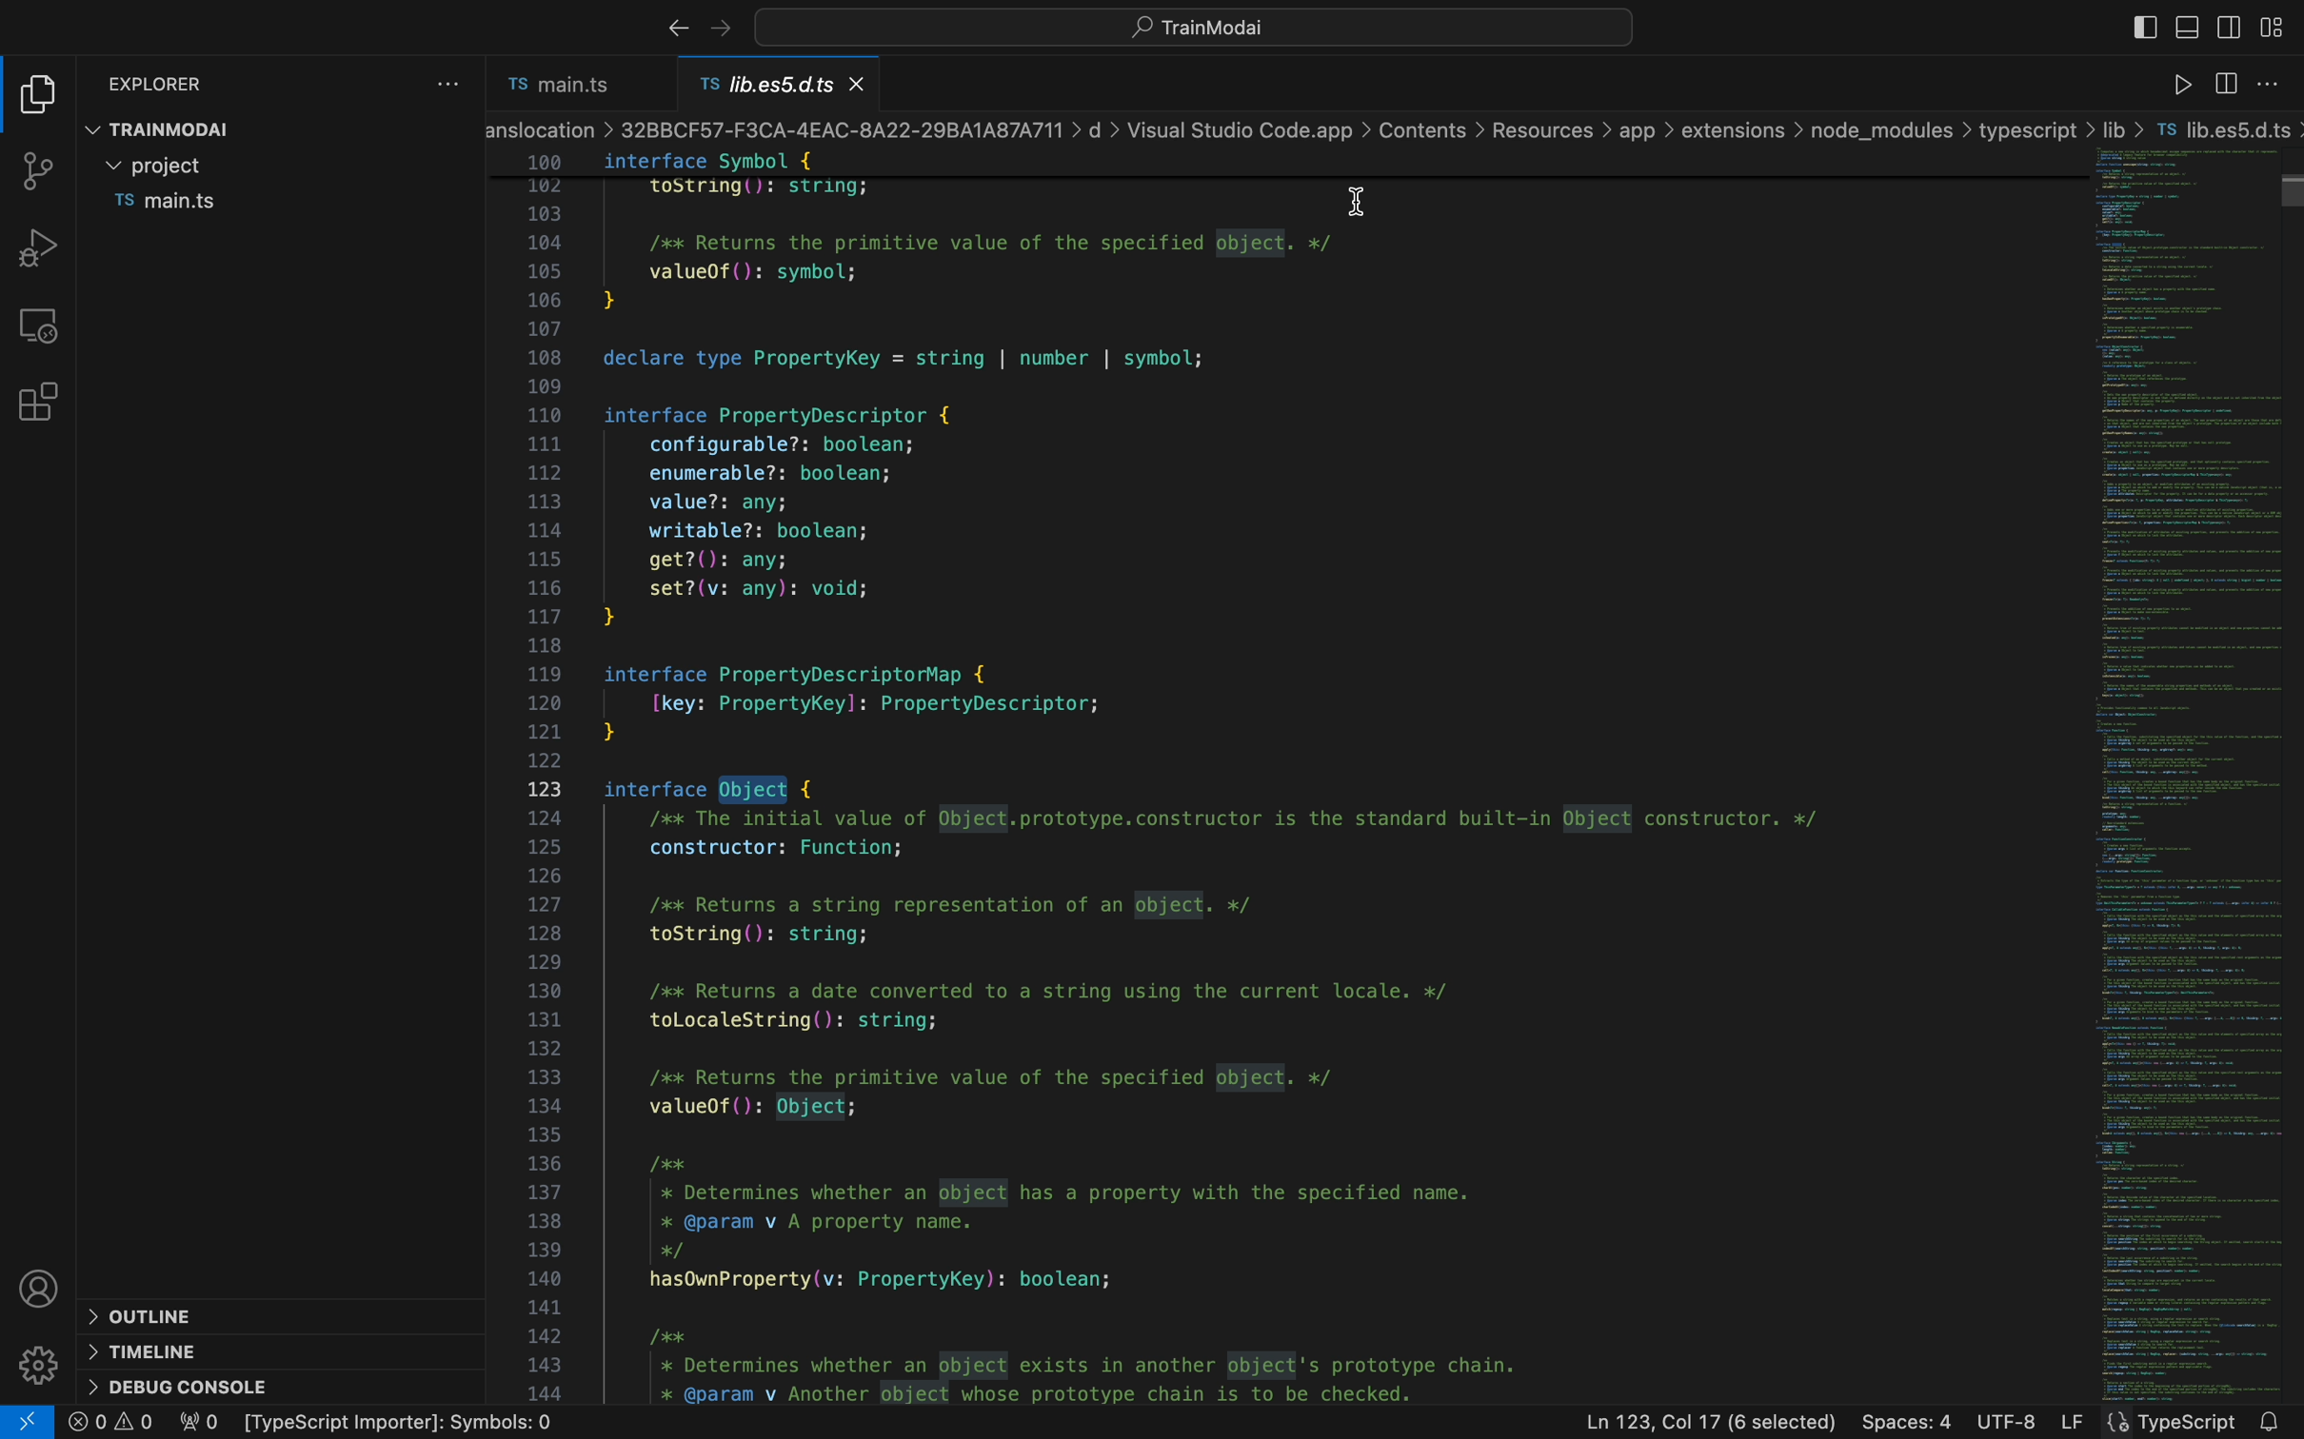 The height and width of the screenshot is (1439, 2304). I want to click on file settings, so click(426, 85).